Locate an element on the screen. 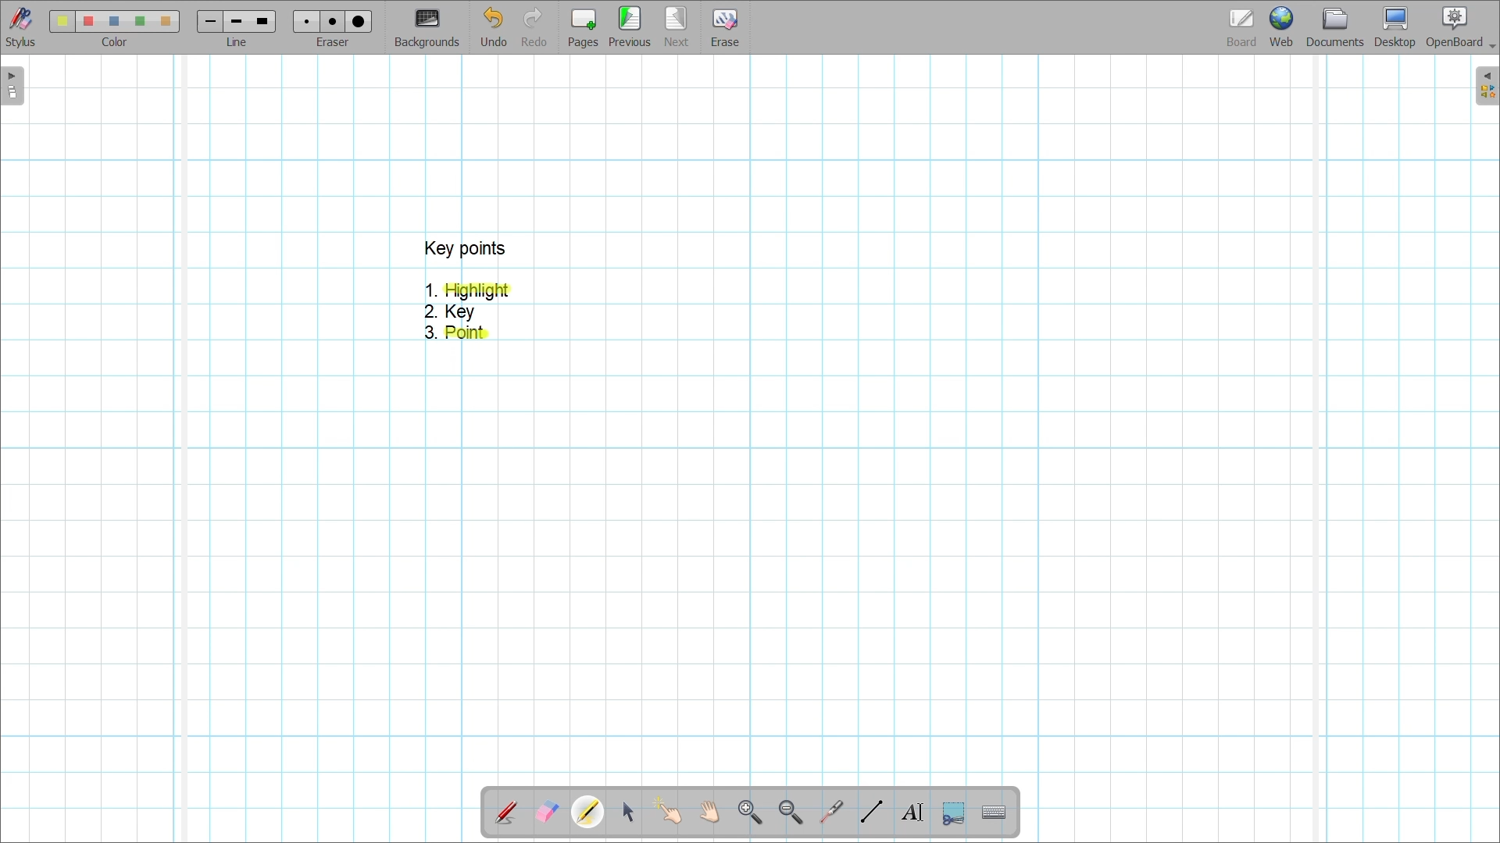 The image size is (1500, 843). Change background is located at coordinates (427, 27).